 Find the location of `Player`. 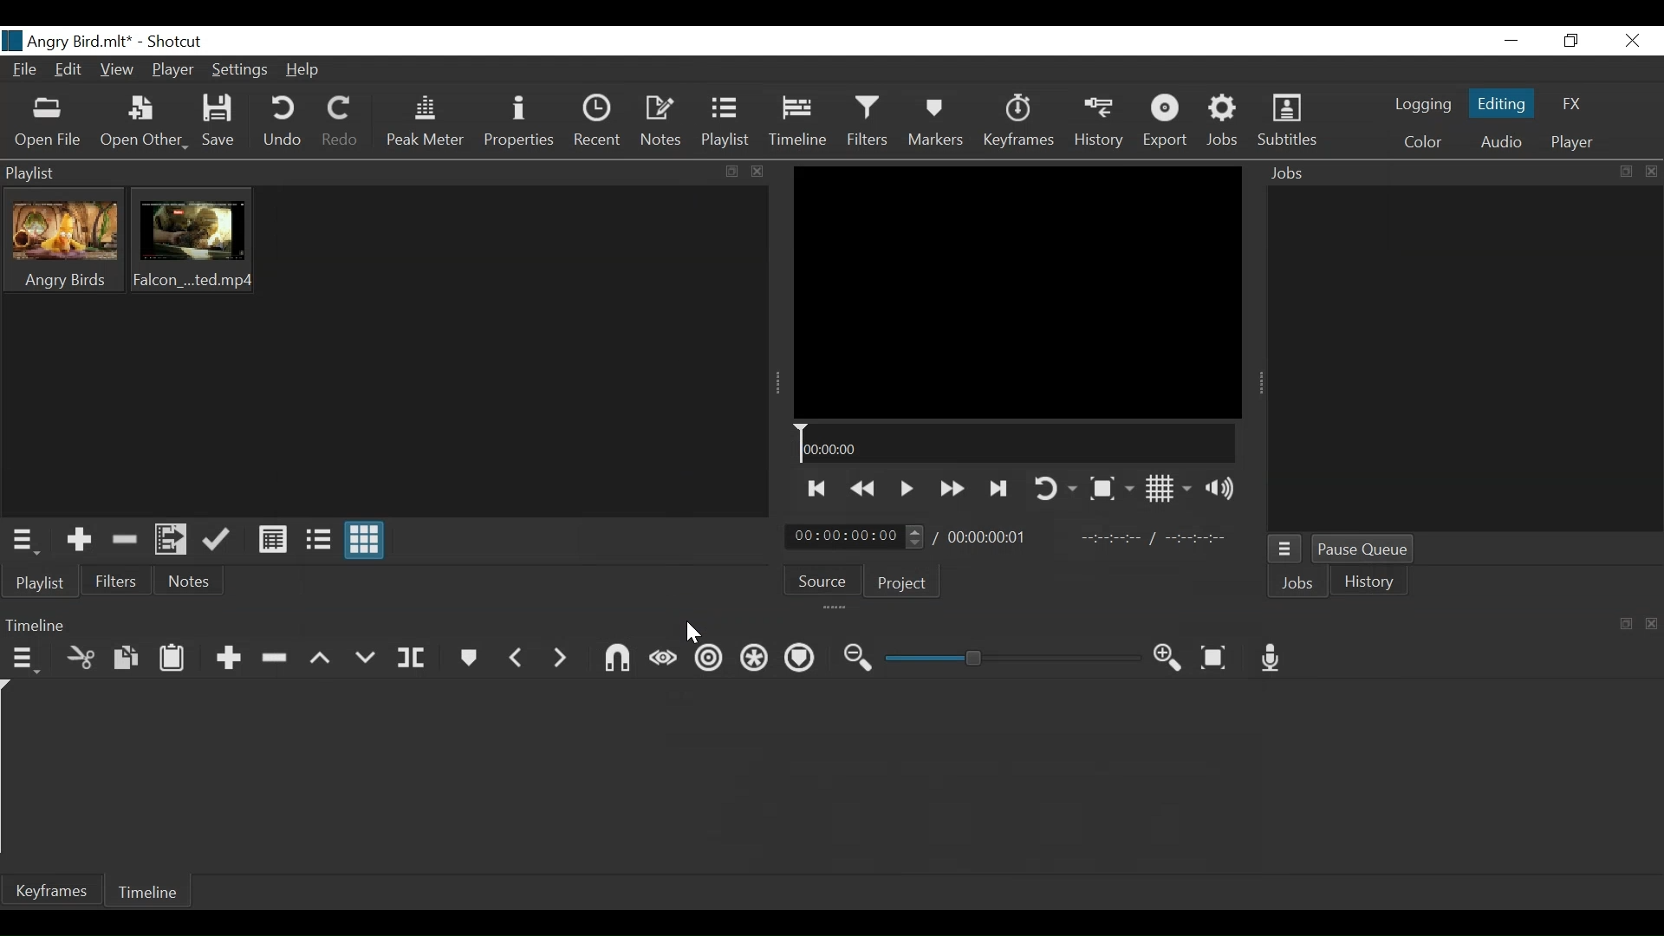

Player is located at coordinates (1569, 143).